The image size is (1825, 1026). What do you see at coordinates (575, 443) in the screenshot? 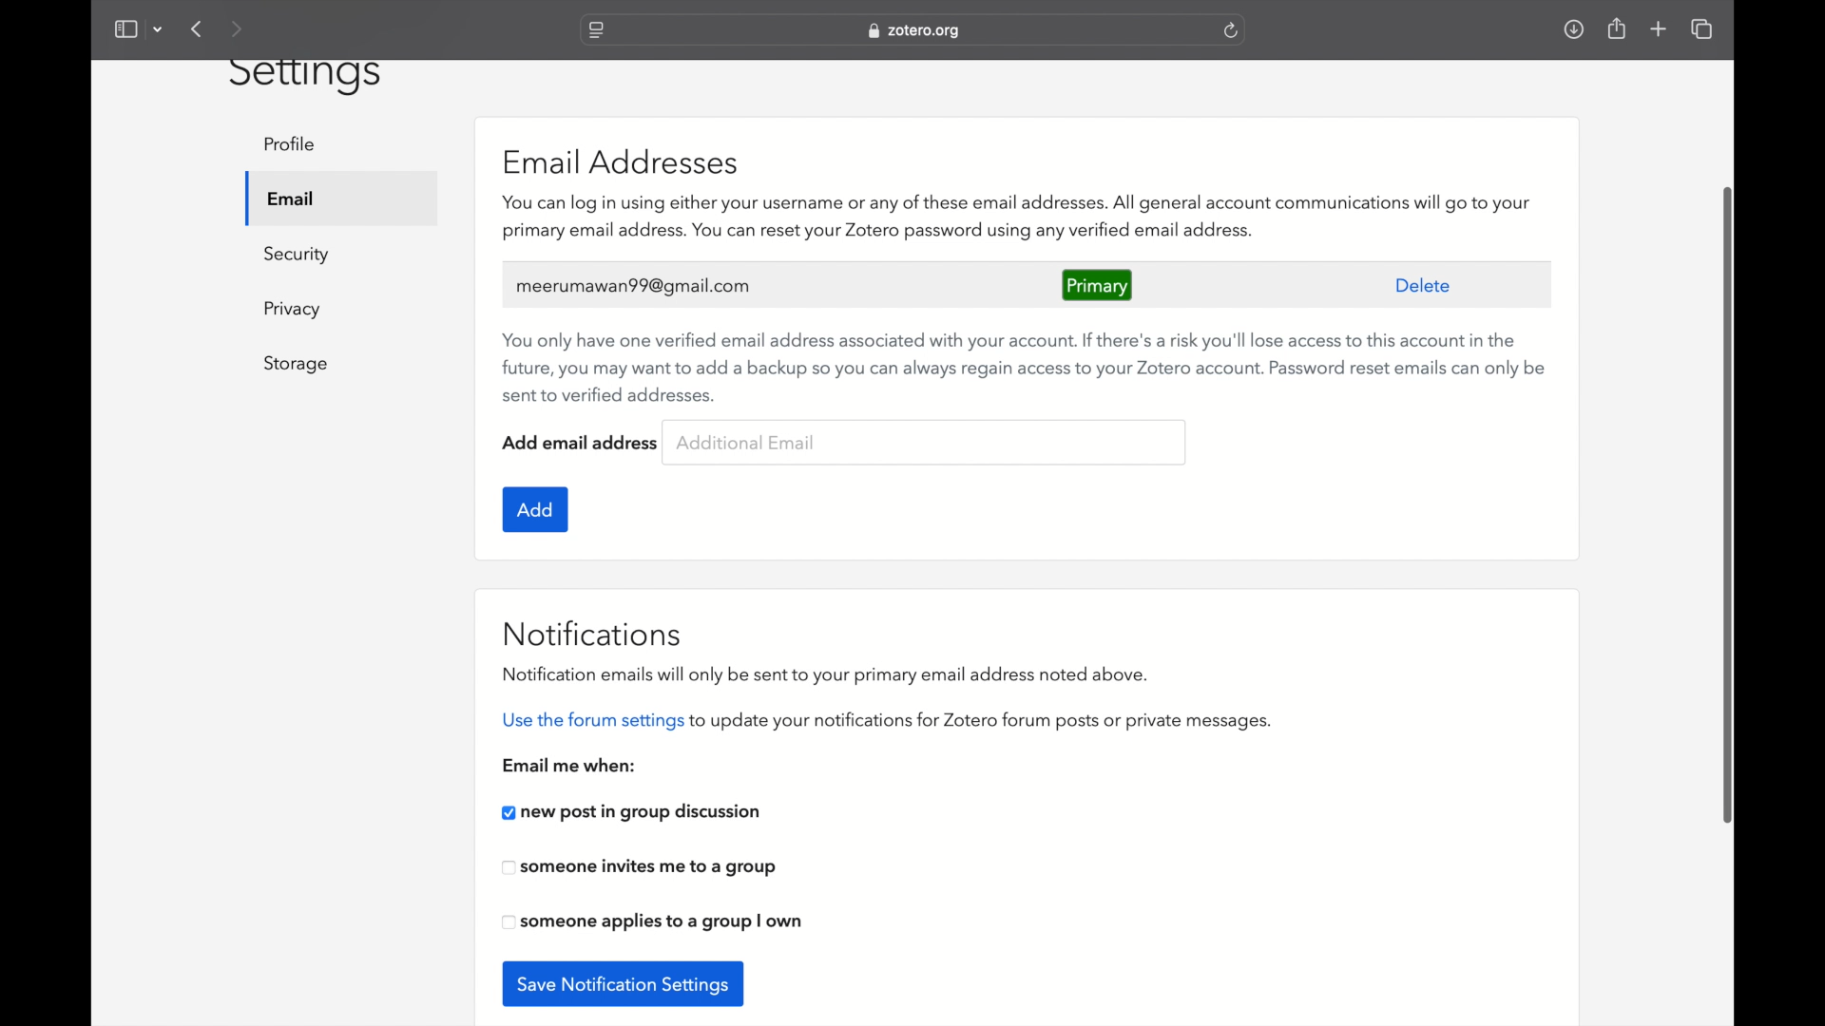
I see `add email address` at bounding box center [575, 443].